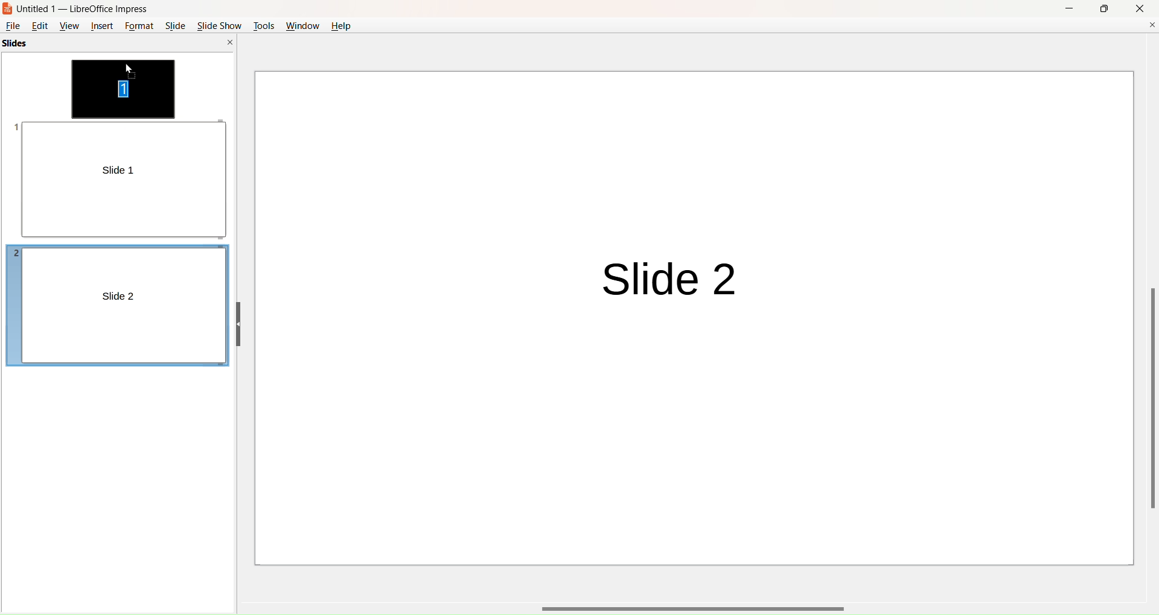 This screenshot has height=615, width=1159. Describe the element at coordinates (130, 70) in the screenshot. I see `cursor` at that location.